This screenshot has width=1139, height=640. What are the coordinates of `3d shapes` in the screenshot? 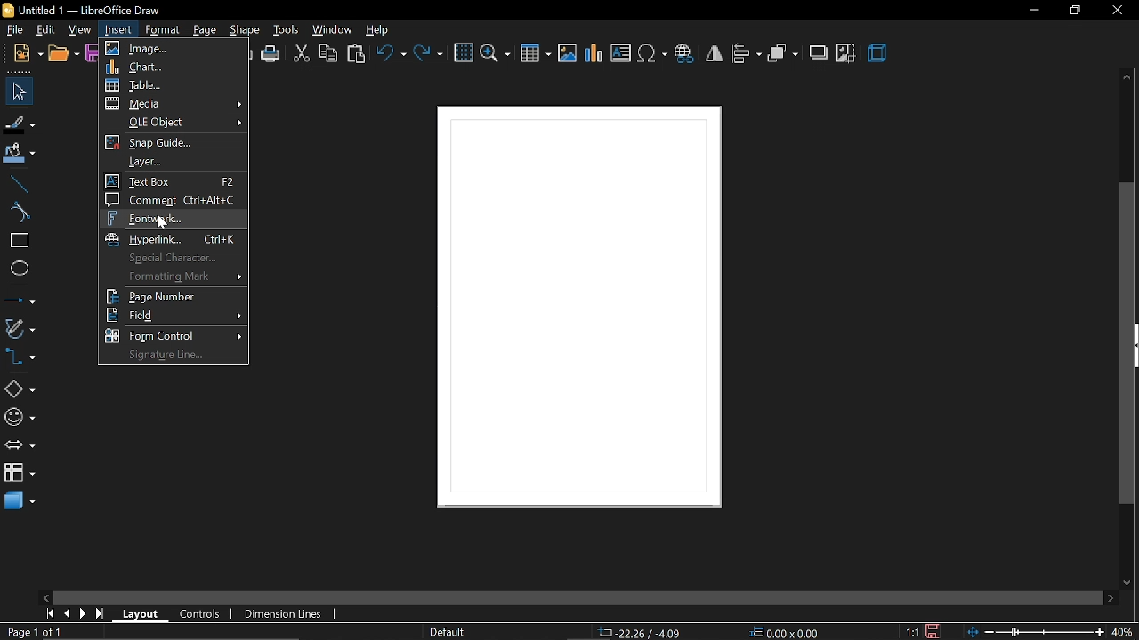 It's located at (18, 502).